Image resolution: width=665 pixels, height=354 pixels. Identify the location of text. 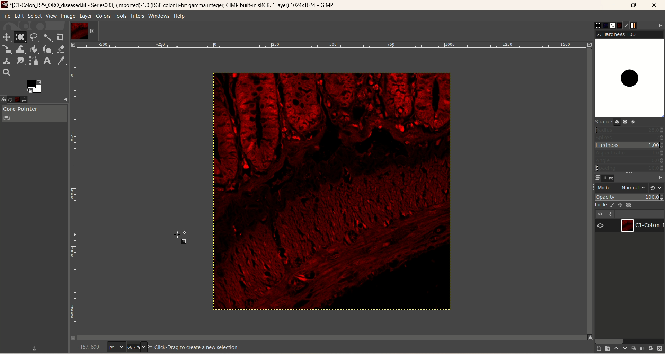
(194, 346).